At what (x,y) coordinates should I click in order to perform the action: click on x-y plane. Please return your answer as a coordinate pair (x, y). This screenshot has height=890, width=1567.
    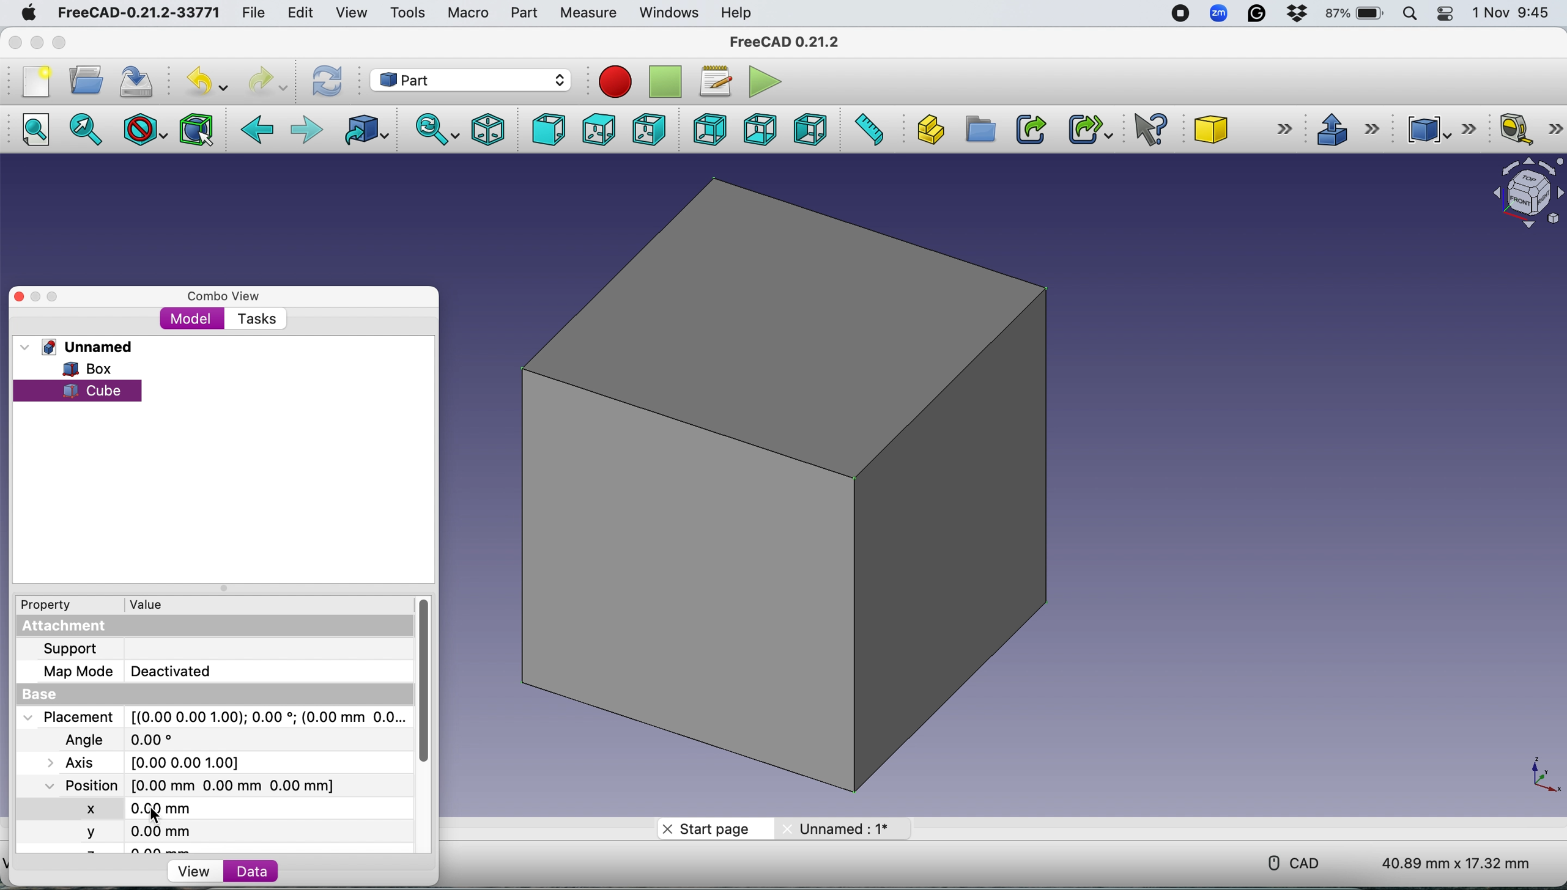
    Looking at the image, I should click on (1543, 773).